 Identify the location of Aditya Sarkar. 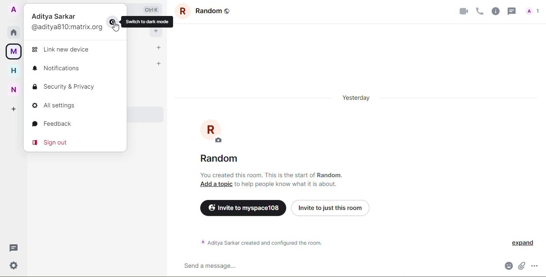
(54, 16).